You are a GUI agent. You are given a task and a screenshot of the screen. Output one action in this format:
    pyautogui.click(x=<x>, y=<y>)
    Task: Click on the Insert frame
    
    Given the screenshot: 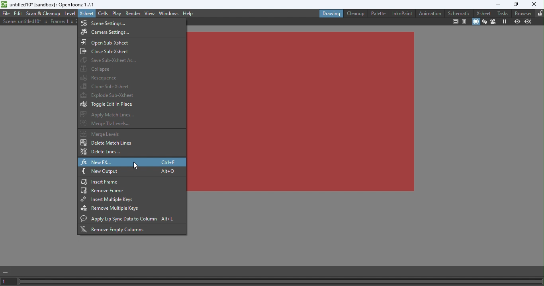 What is the action you would take?
    pyautogui.click(x=131, y=181)
    